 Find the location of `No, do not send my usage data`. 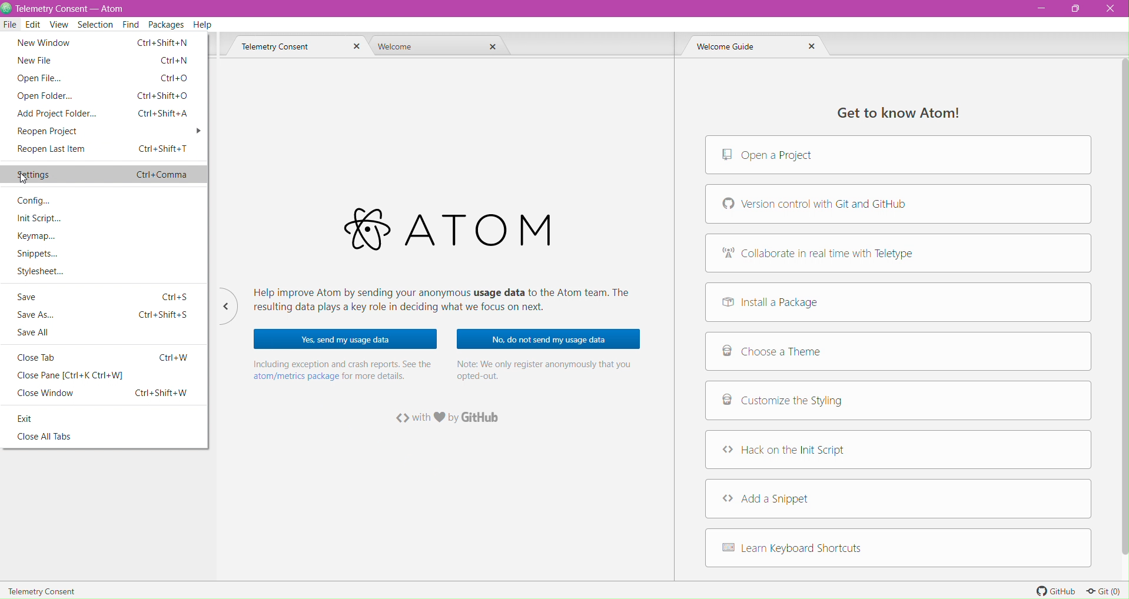

No, do not send my usage data is located at coordinates (547, 340).